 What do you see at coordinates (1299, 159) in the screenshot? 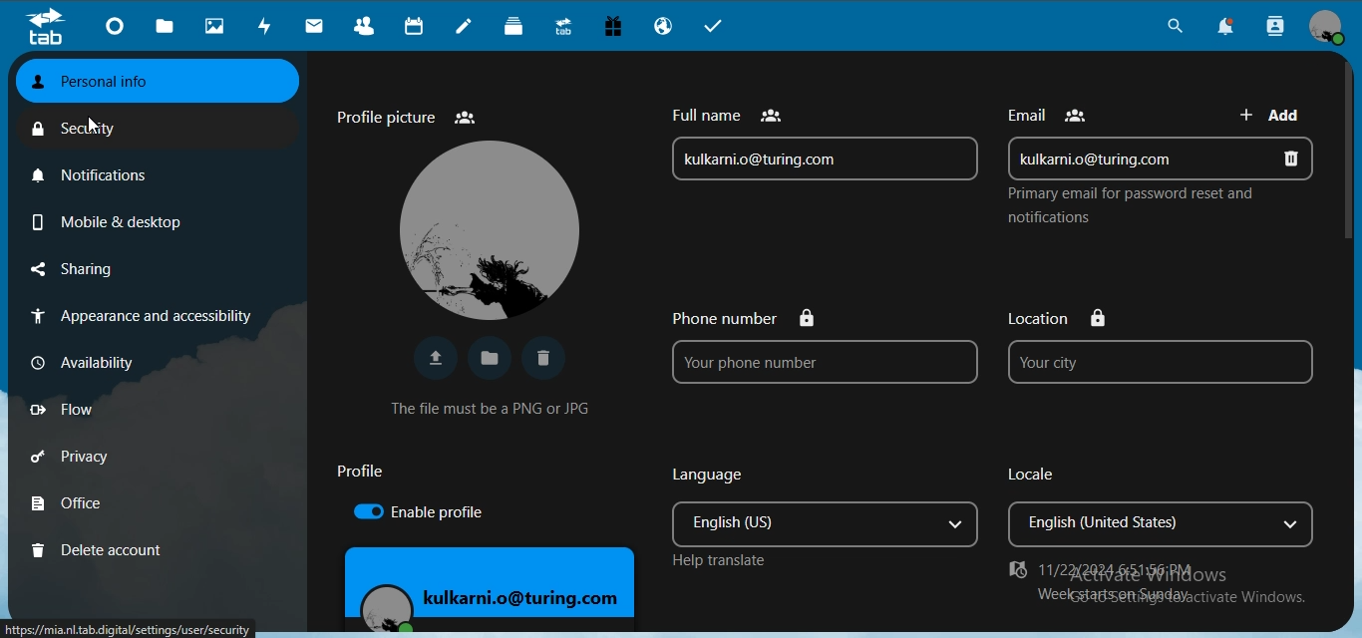
I see `remove` at bounding box center [1299, 159].